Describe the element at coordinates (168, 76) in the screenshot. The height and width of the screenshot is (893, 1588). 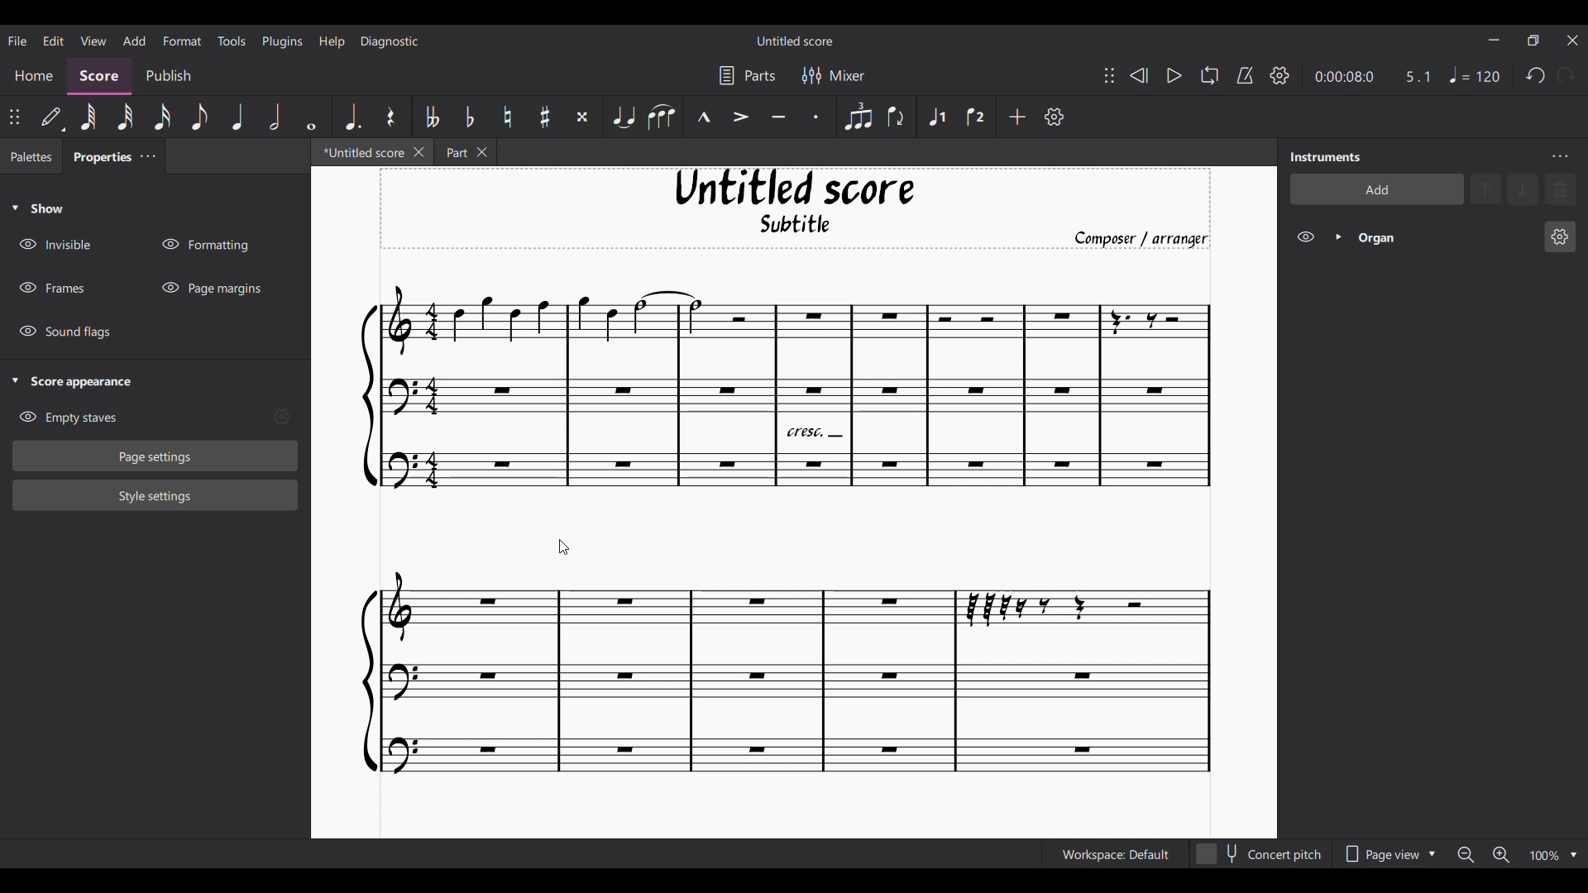
I see `Publish section` at that location.